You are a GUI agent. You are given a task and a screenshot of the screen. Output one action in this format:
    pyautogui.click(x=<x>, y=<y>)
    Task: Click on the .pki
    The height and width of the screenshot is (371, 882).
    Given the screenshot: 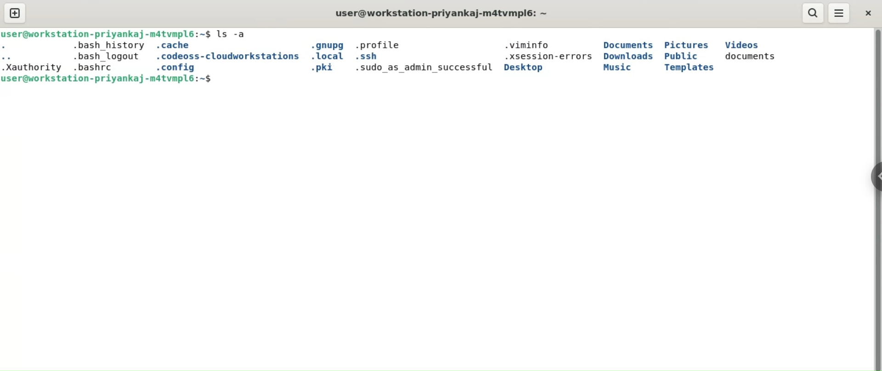 What is the action you would take?
    pyautogui.click(x=327, y=68)
    